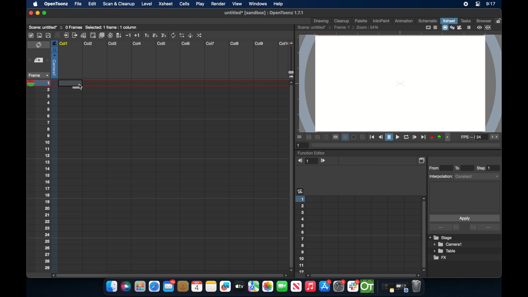  Describe the element at coordinates (301, 234) in the screenshot. I see `numbering` at that location.